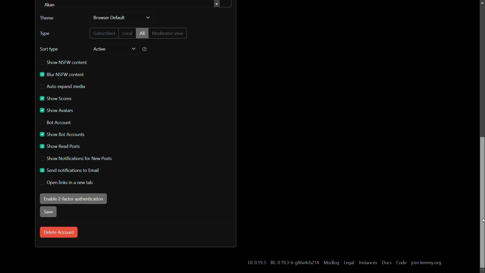  I want to click on local, so click(127, 33).